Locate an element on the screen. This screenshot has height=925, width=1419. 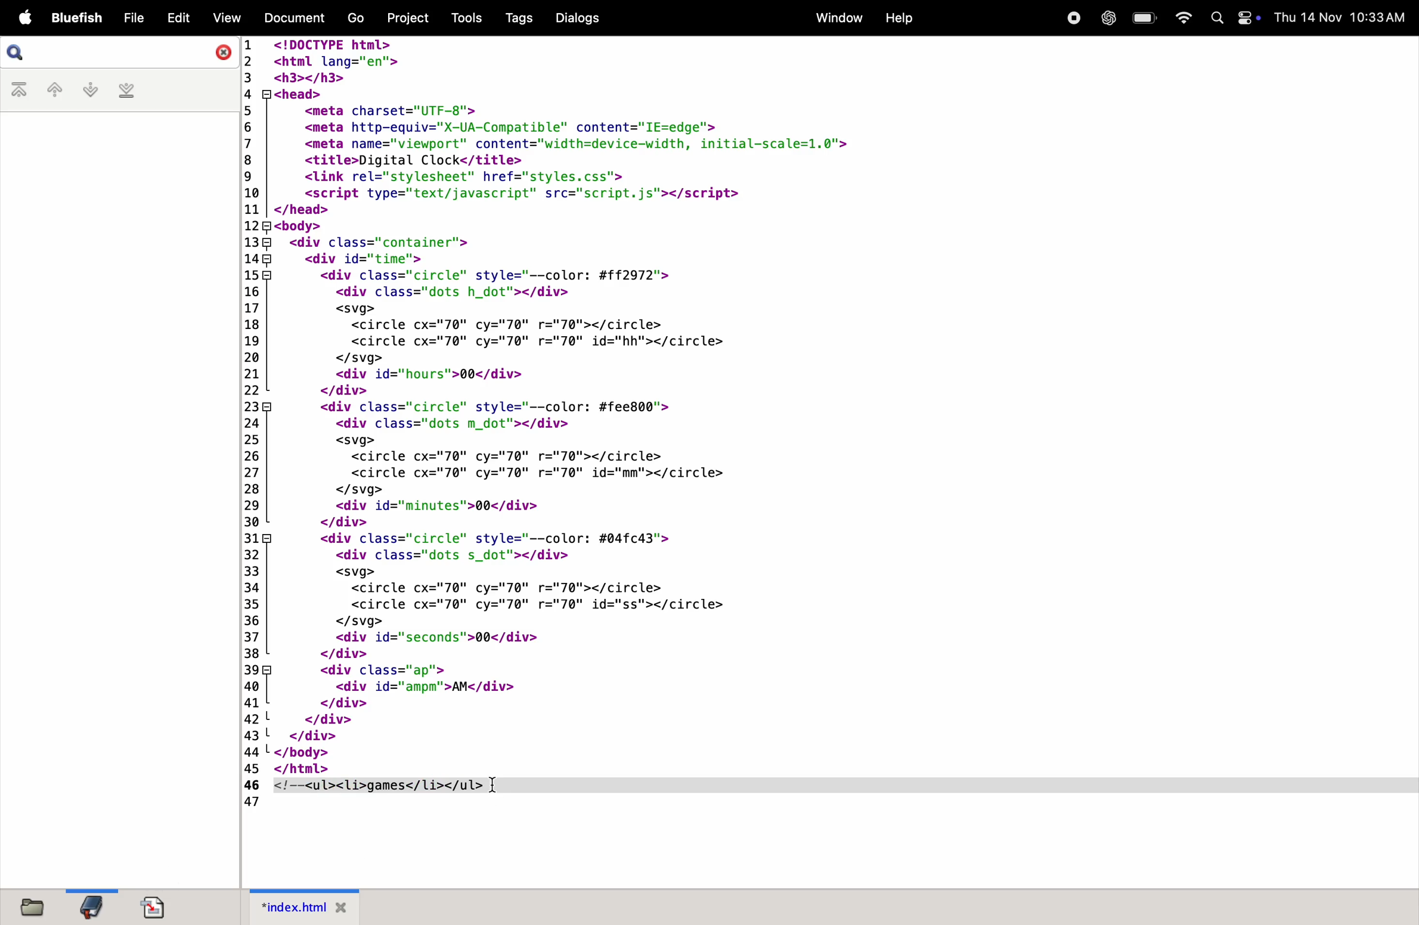
Tags is located at coordinates (516, 19).